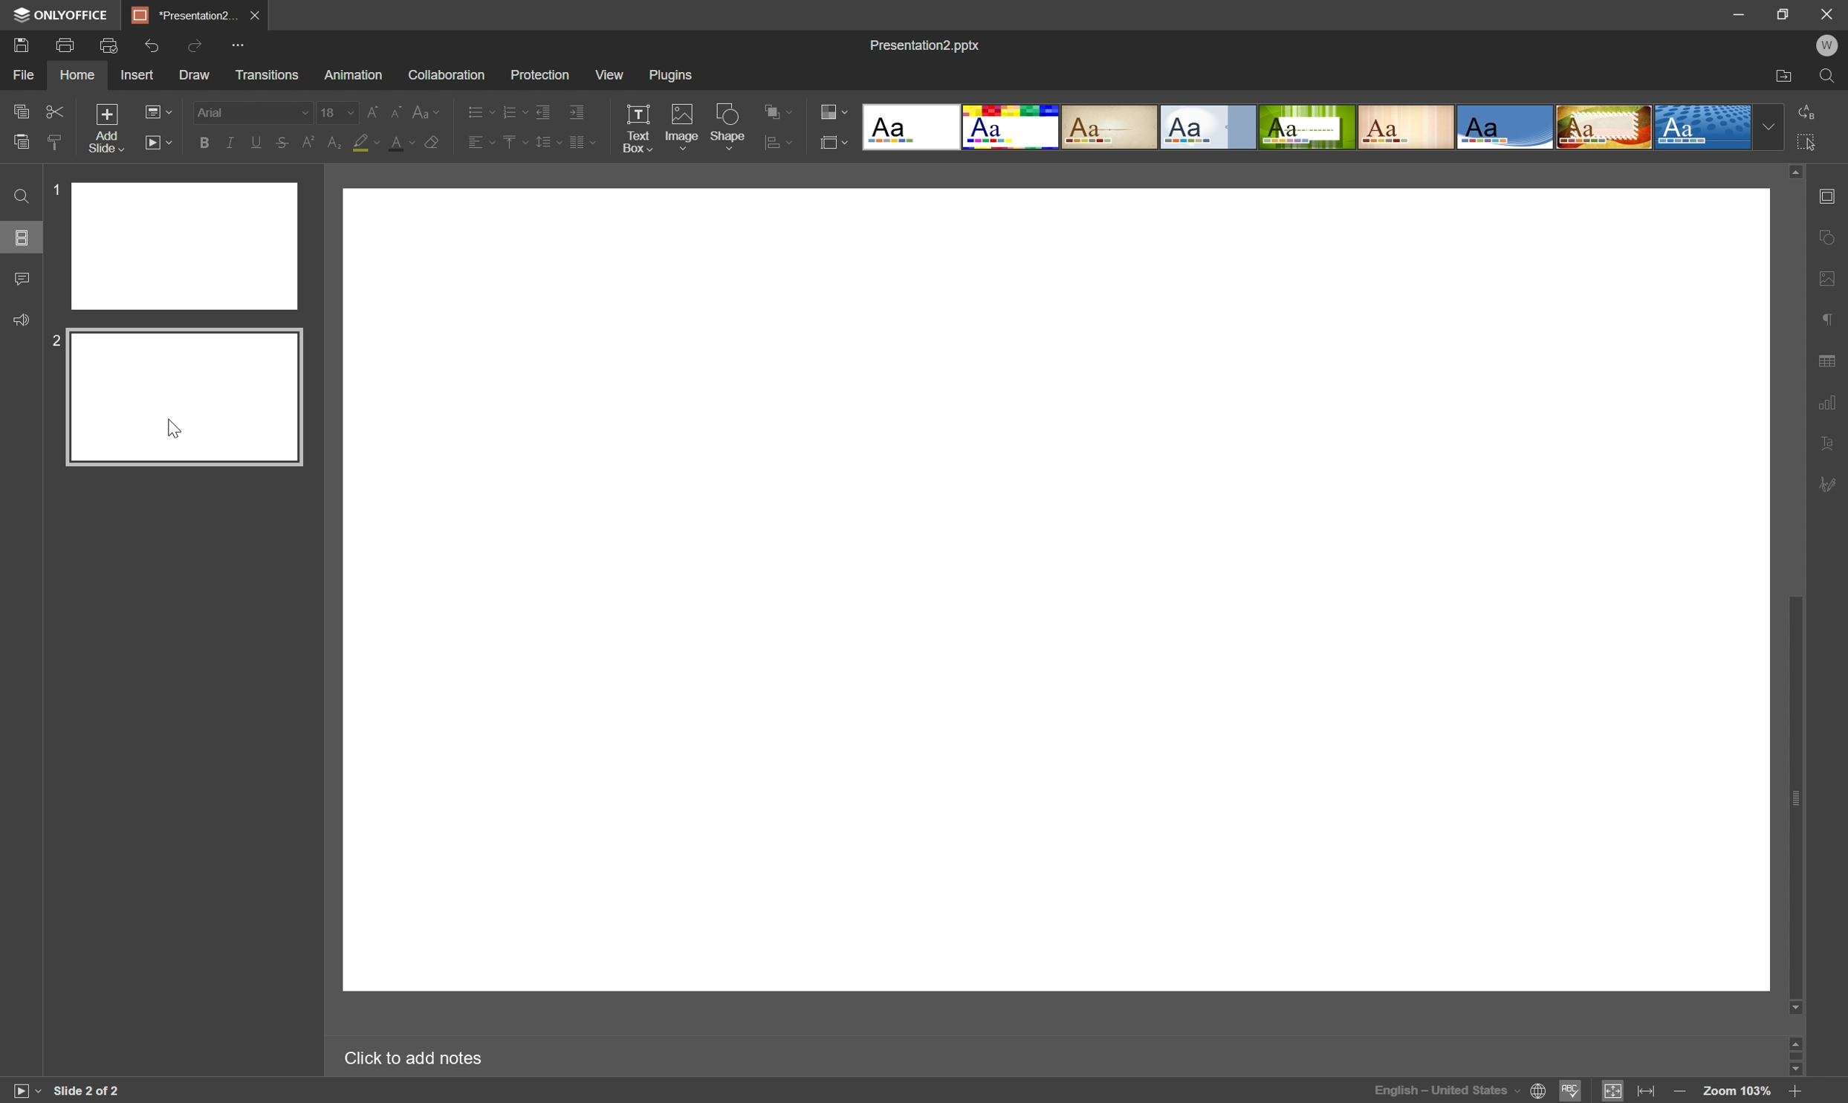  What do you see at coordinates (335, 109) in the screenshot?
I see `18` at bounding box center [335, 109].